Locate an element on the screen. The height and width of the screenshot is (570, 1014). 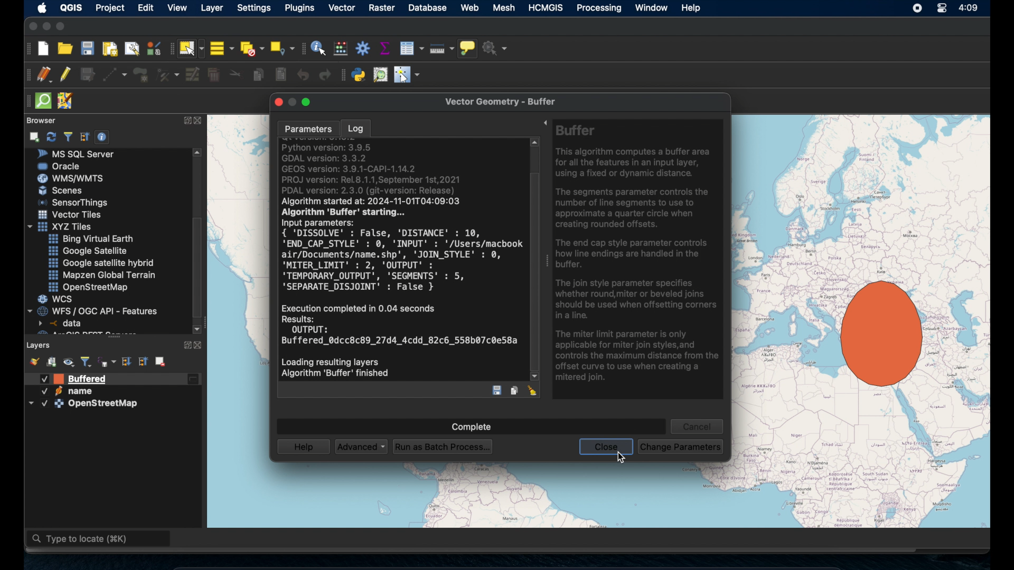
Buffer

This algorithm computes a buffer area
for all the features in an input layer,
using a fixed or dynamic distance.

The segments parameter controls the
number of line segments to use to
approximate a quarter circle when
creating rounded offsets.

The end cap style parameter controls
how line endings are handled in the
buffer.

The join style parameter specifies
whether round, miter or beveled joins
should be used when offsetting corners
ina line.

The miter limit parameter is only
applicable for miter join styles,and
controls the maximum distance from the
offset curve to use when creating a
mitered join. is located at coordinates (639, 256).